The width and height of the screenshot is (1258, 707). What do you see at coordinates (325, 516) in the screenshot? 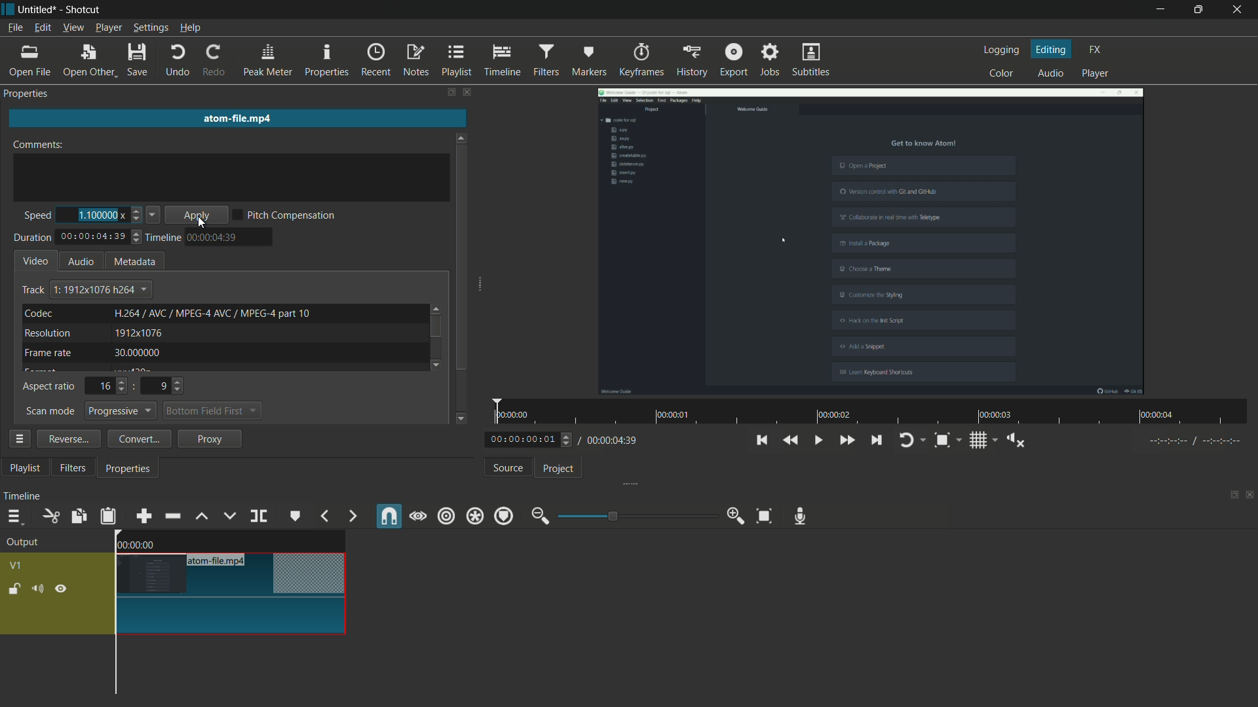
I see `previous marker` at bounding box center [325, 516].